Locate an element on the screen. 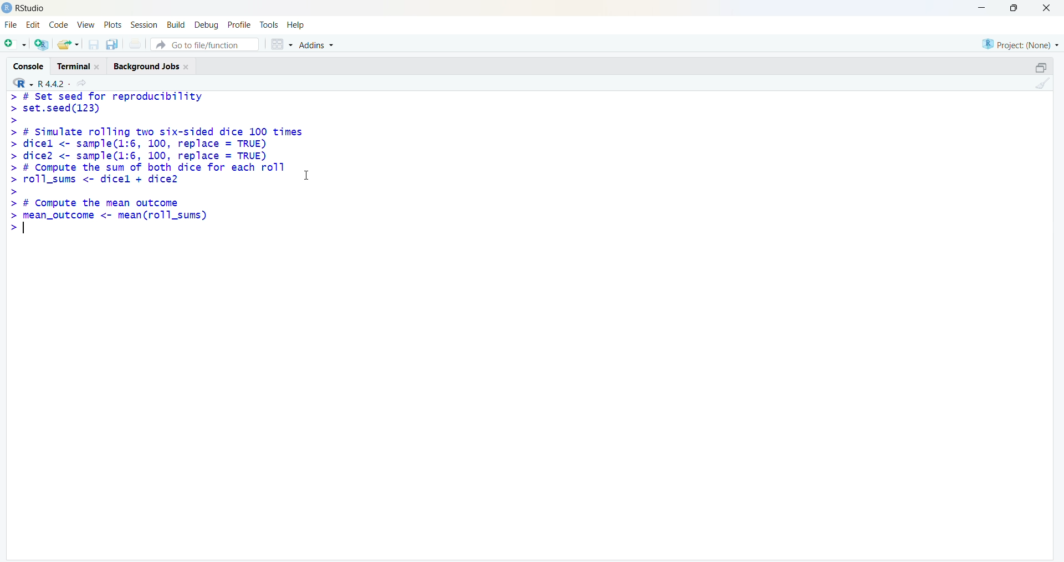  terminal is located at coordinates (73, 67).